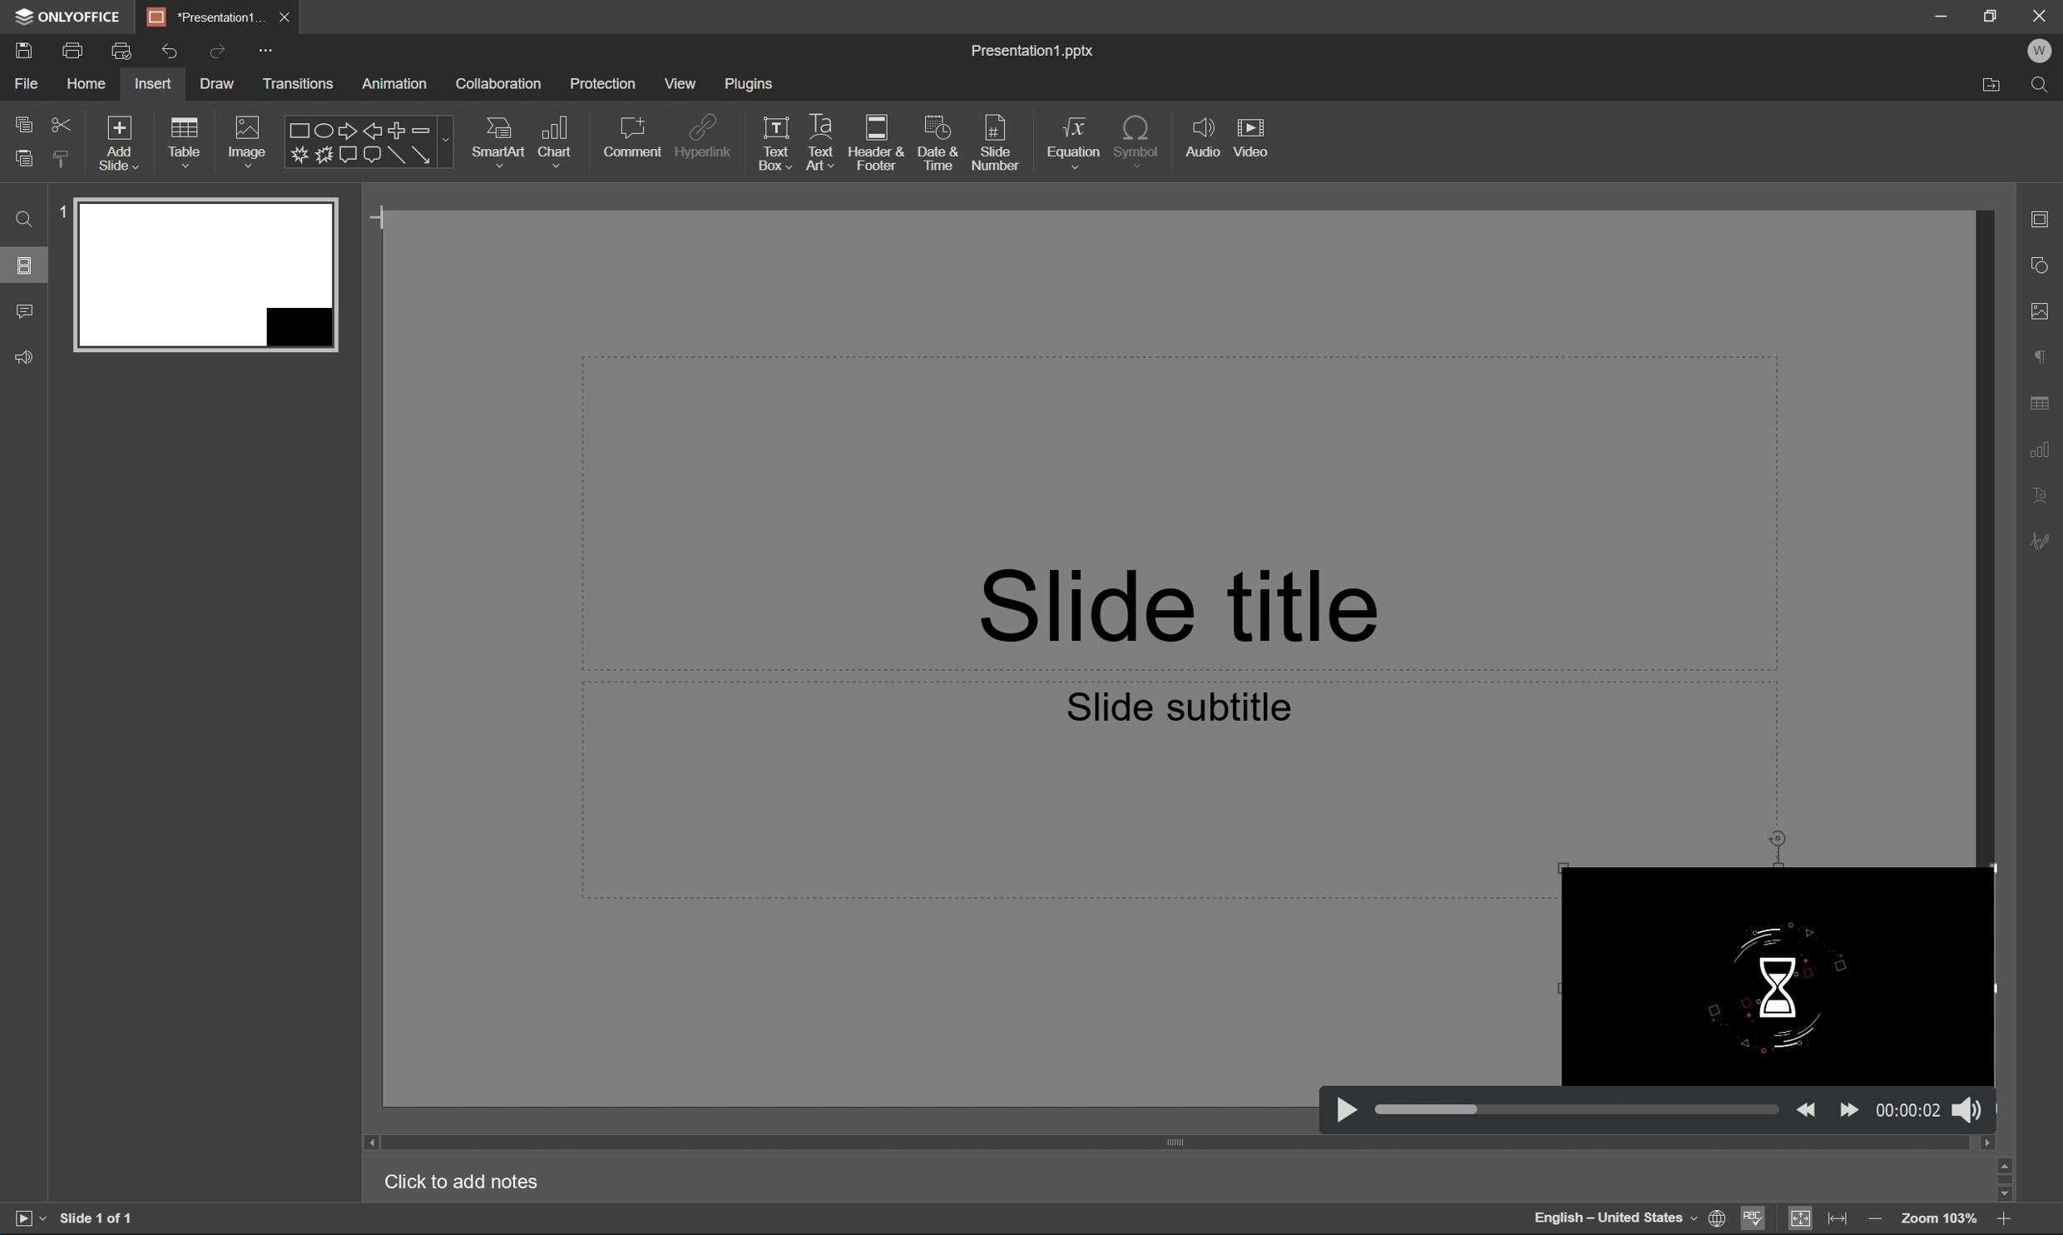 The image size is (2063, 1235). I want to click on Images, so click(245, 141).